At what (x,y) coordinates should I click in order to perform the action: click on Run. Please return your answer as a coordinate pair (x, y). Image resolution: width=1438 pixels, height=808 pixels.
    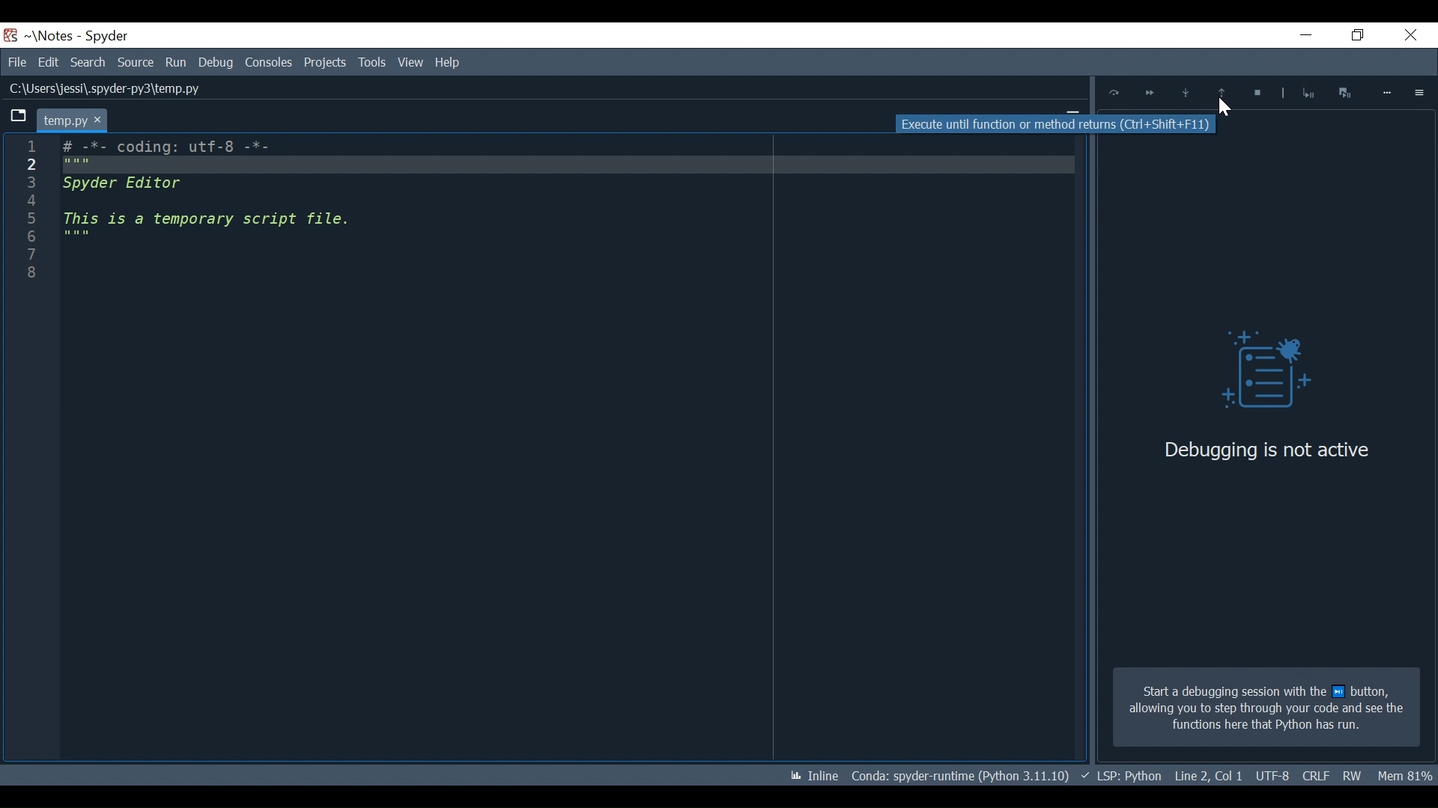
    Looking at the image, I should click on (177, 62).